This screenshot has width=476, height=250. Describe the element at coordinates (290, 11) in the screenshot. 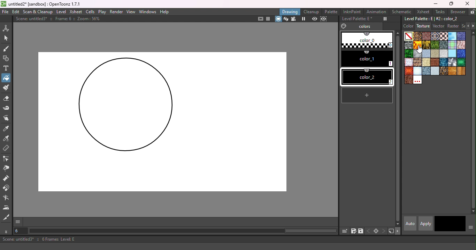

I see `Drawing` at that location.